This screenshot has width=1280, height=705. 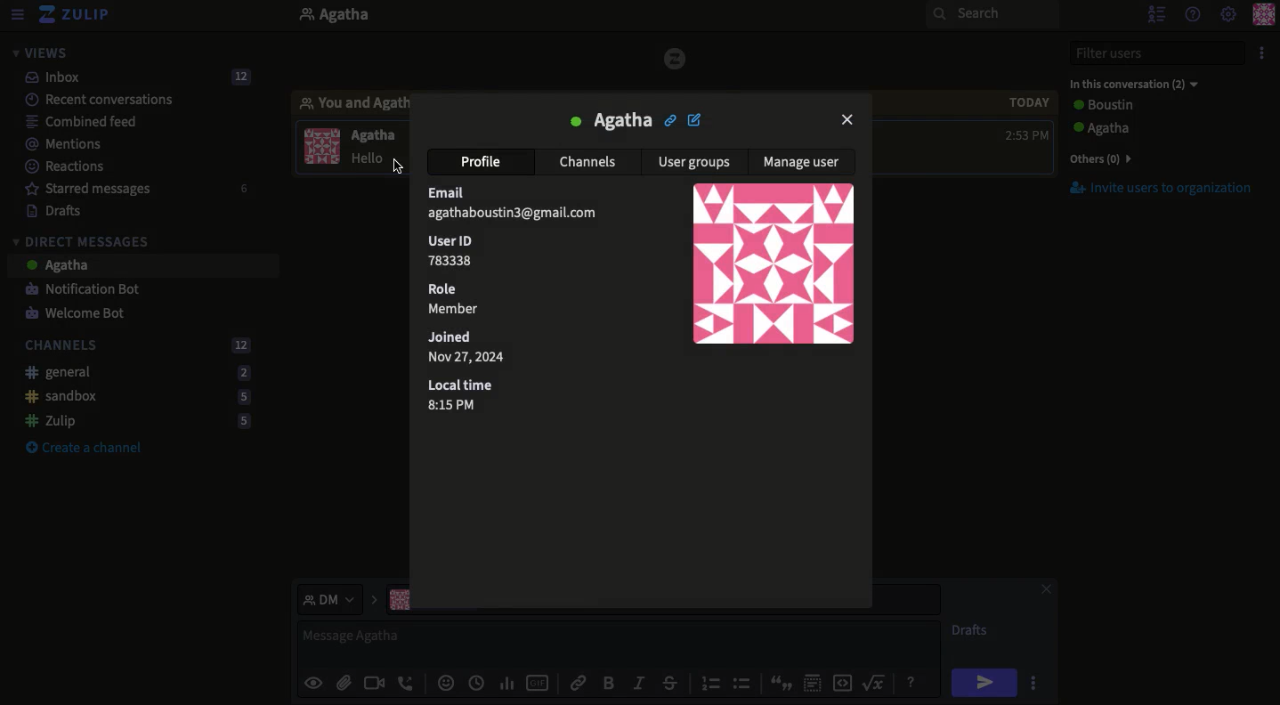 What do you see at coordinates (983, 682) in the screenshot?
I see `Send` at bounding box center [983, 682].